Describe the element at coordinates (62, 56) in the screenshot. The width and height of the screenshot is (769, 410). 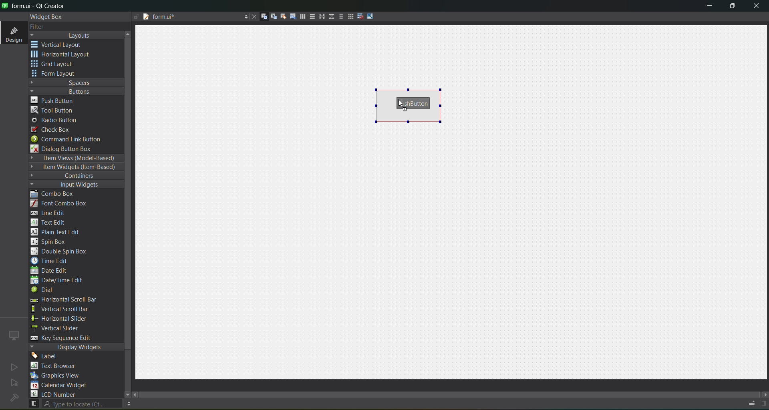
I see `horizontal` at that location.